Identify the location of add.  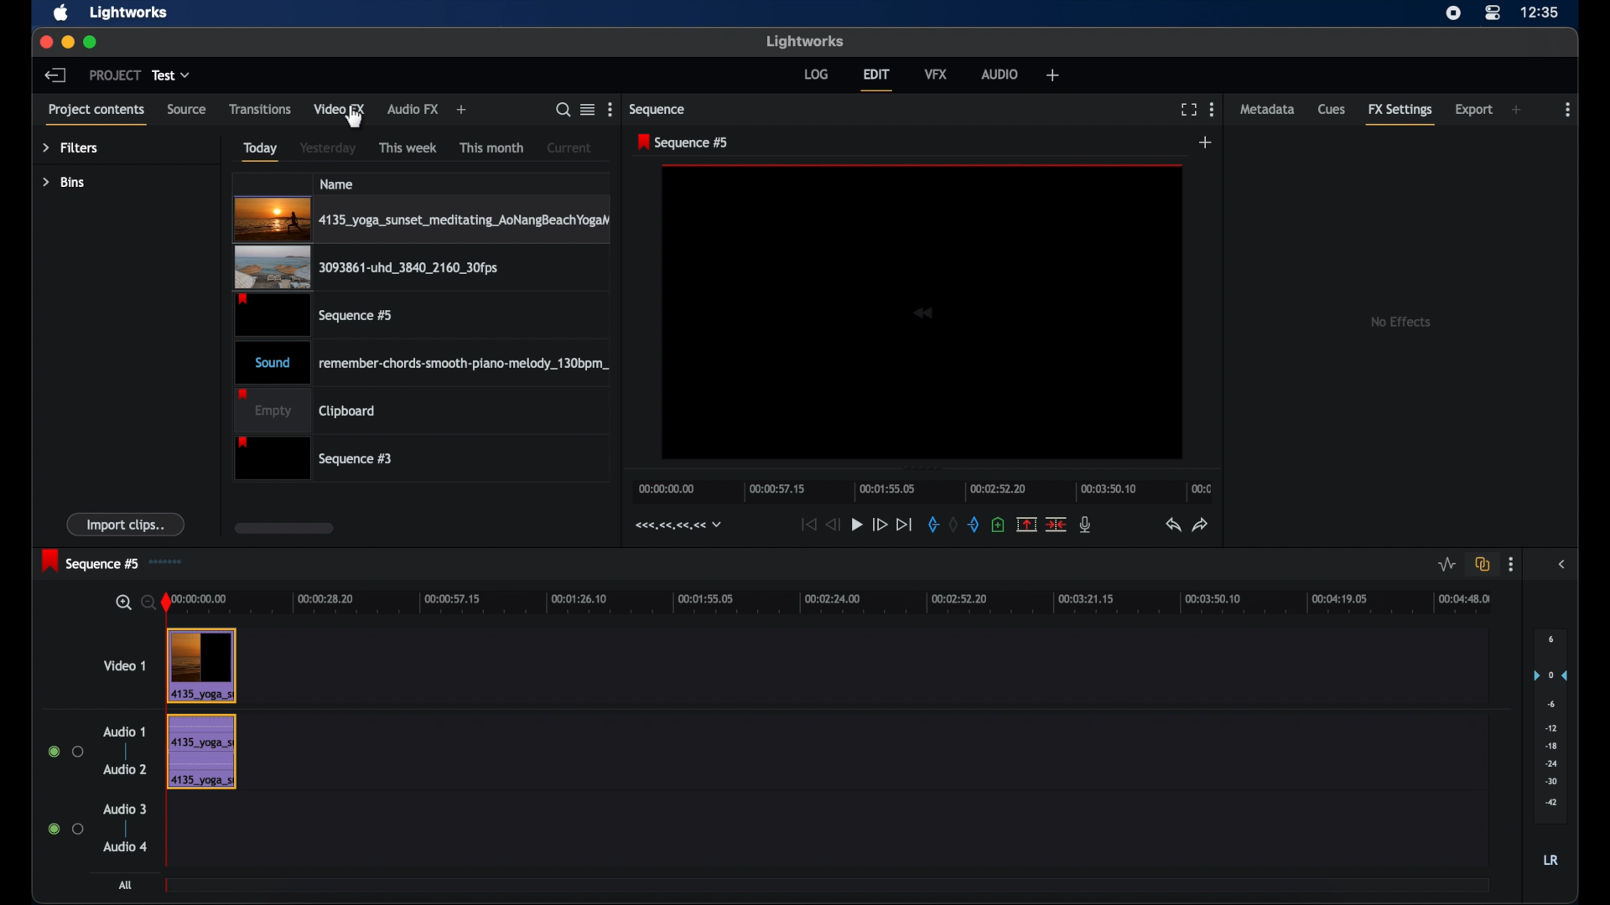
(1207, 143).